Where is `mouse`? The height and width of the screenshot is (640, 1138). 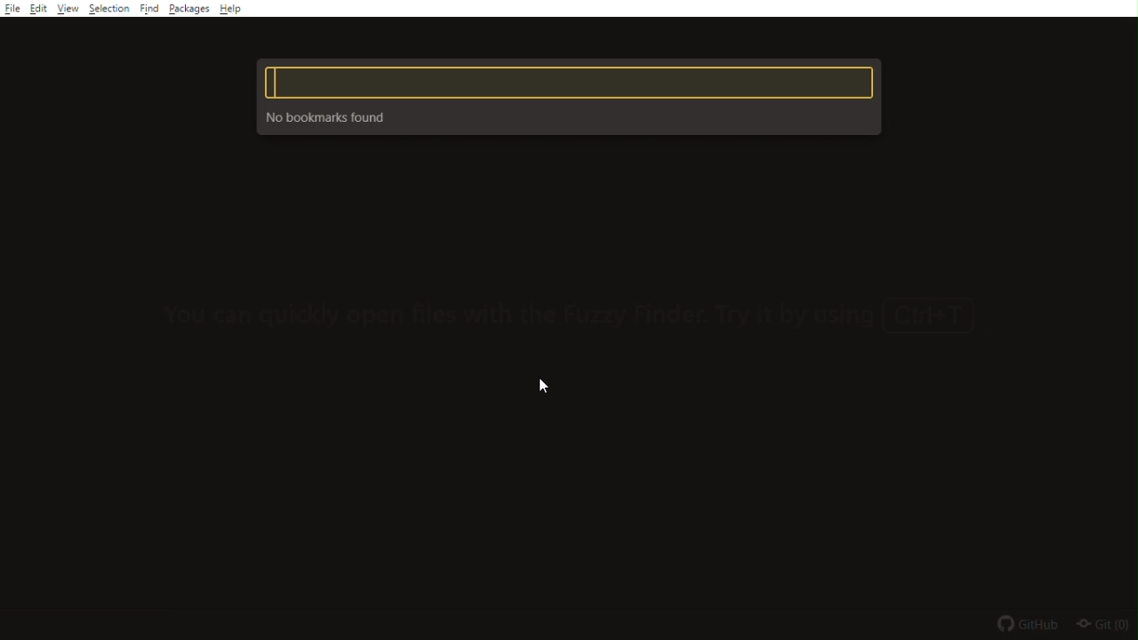 mouse is located at coordinates (543, 388).